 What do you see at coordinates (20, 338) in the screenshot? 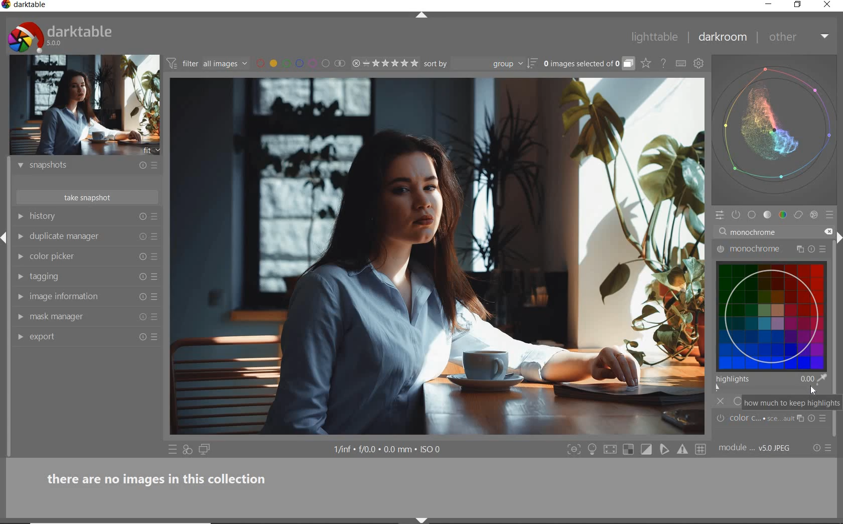
I see `show module` at bounding box center [20, 338].